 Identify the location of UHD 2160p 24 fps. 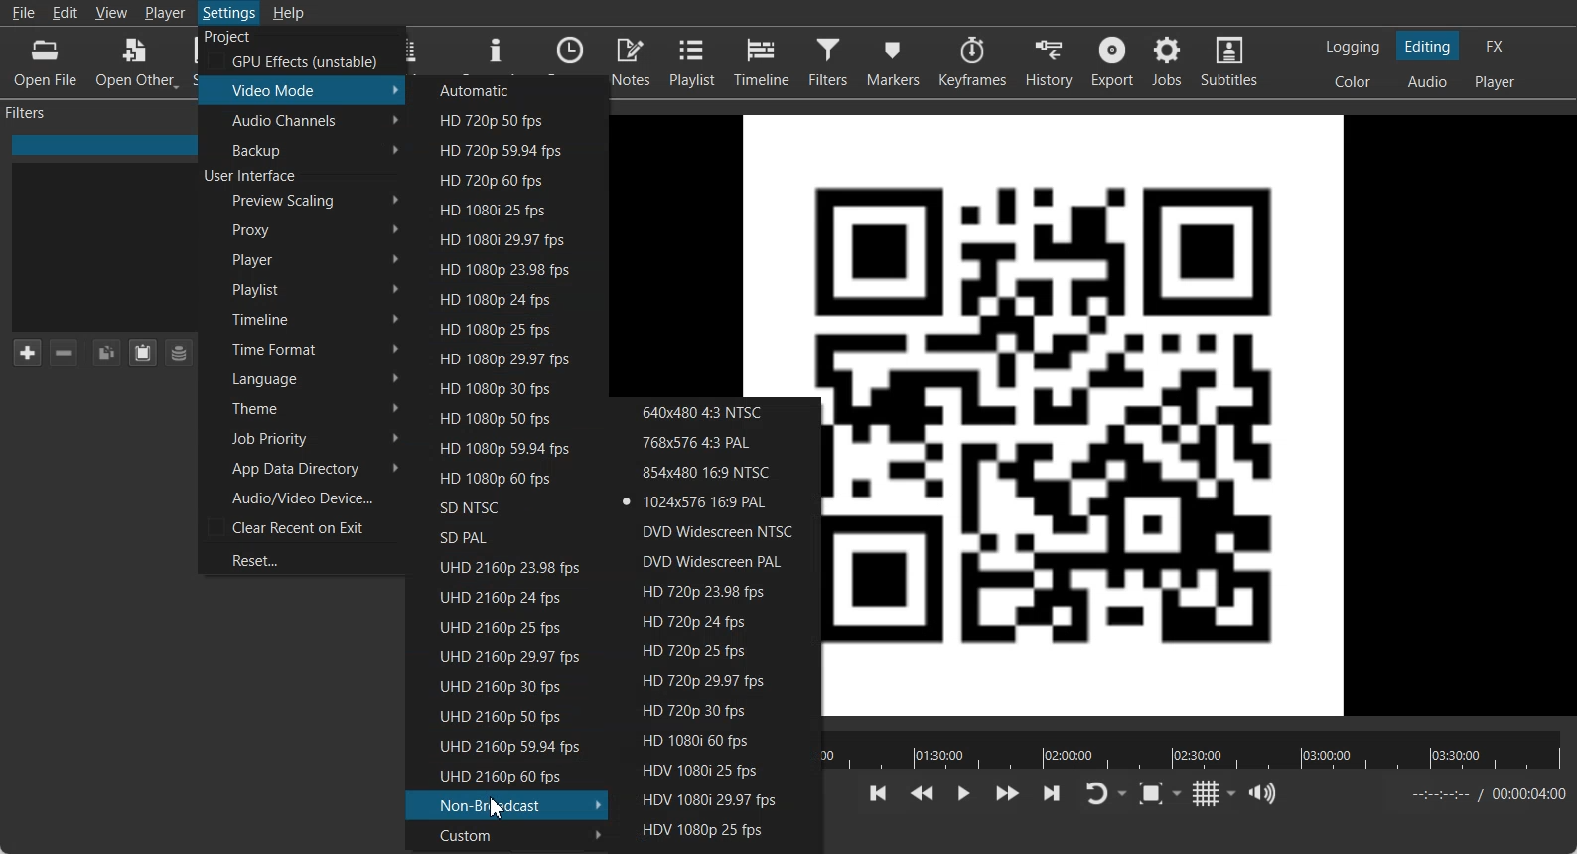
(501, 596).